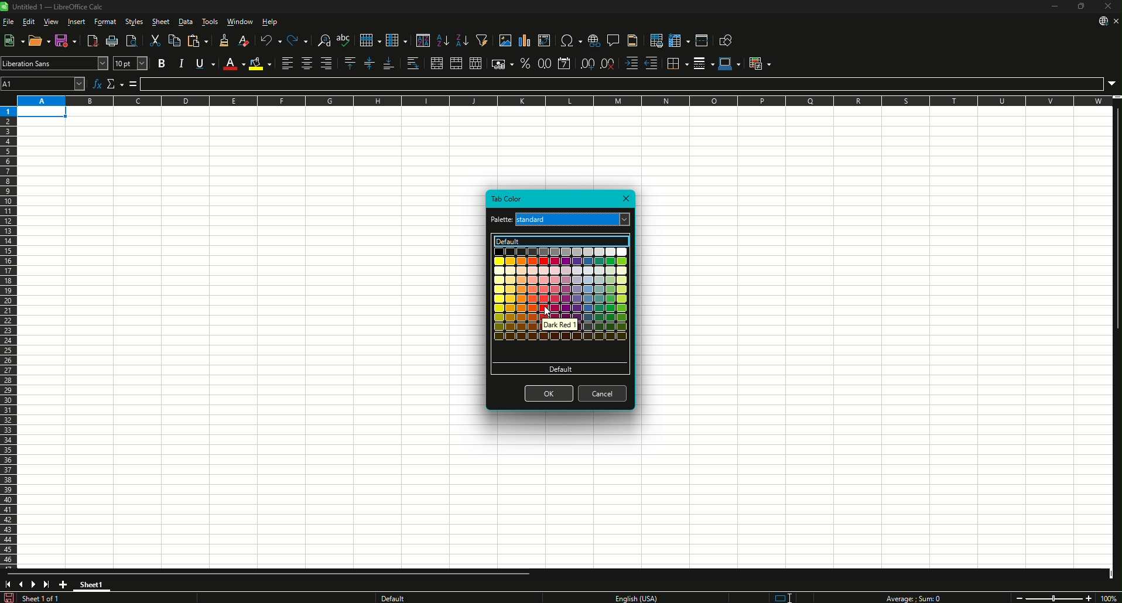 Image resolution: width=1122 pixels, height=603 pixels. I want to click on Sheet1, so click(92, 585).